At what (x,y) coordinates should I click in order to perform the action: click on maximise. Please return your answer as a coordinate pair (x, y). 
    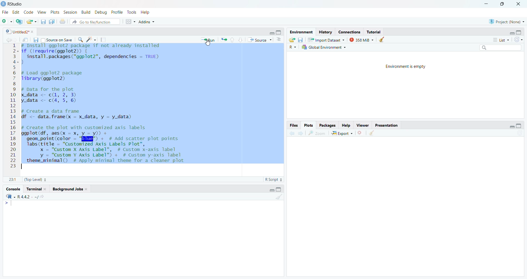
    Looking at the image, I should click on (520, 126).